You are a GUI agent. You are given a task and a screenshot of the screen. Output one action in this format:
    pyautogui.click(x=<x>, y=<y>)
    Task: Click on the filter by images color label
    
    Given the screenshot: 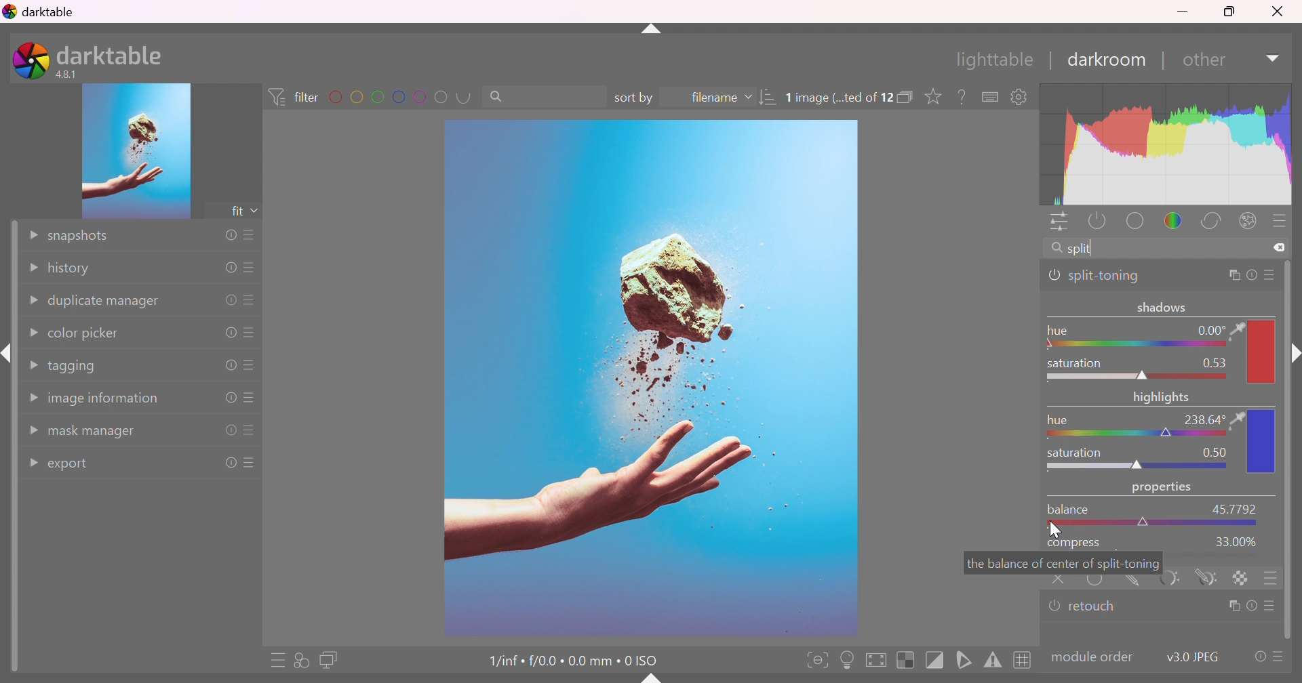 What is the action you would take?
    pyautogui.click(x=400, y=97)
    